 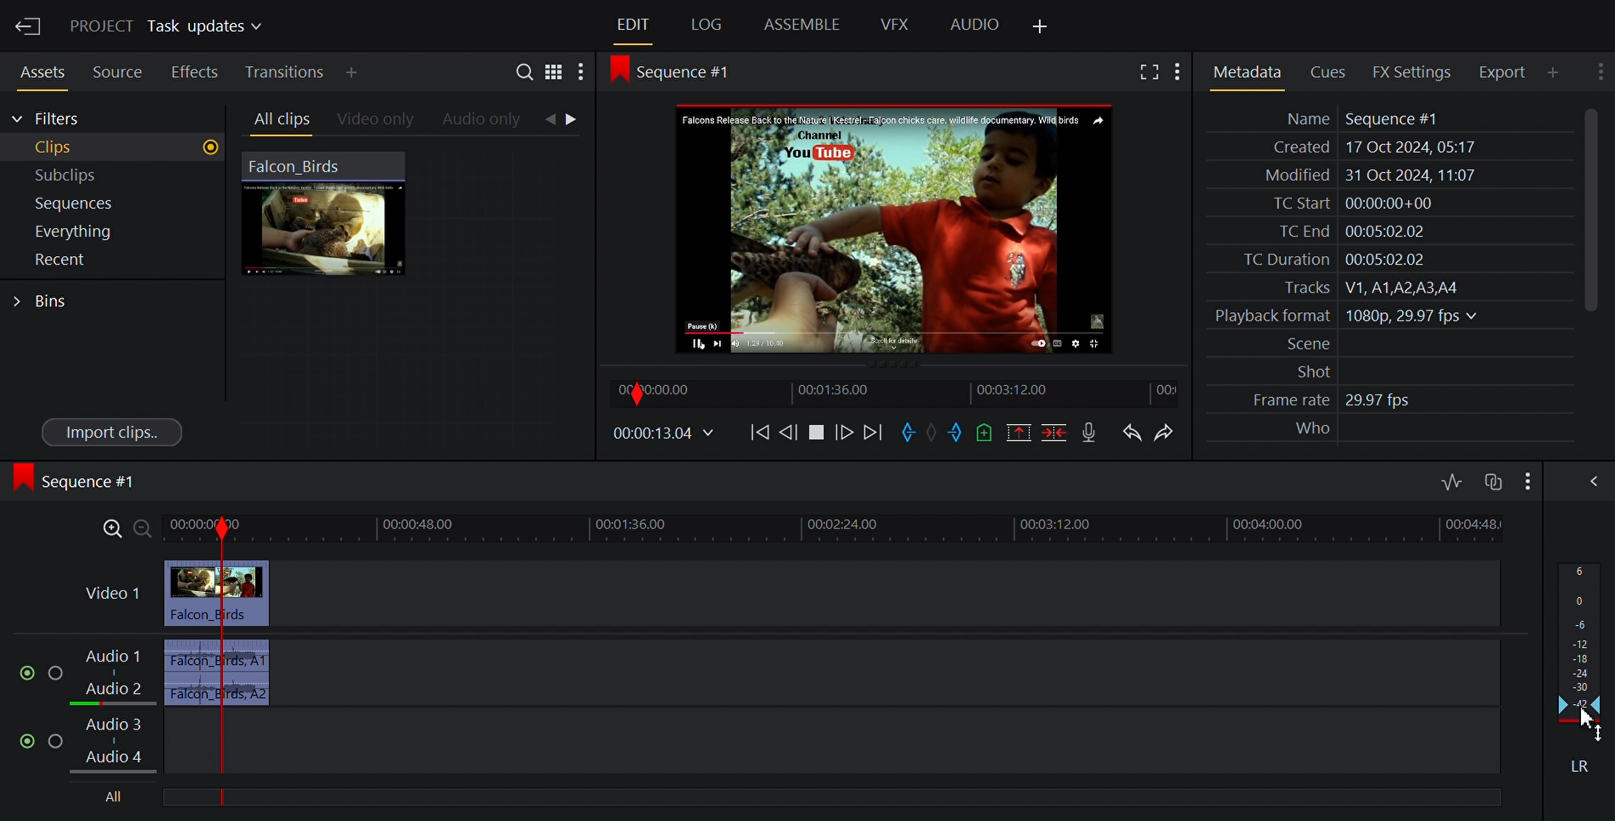 What do you see at coordinates (60, 740) in the screenshot?
I see `Solo this track` at bounding box center [60, 740].